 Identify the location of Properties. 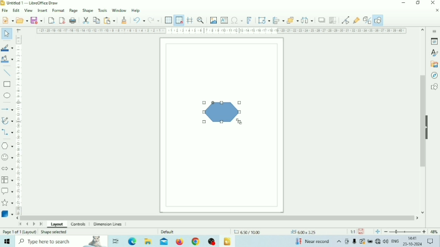
(434, 41).